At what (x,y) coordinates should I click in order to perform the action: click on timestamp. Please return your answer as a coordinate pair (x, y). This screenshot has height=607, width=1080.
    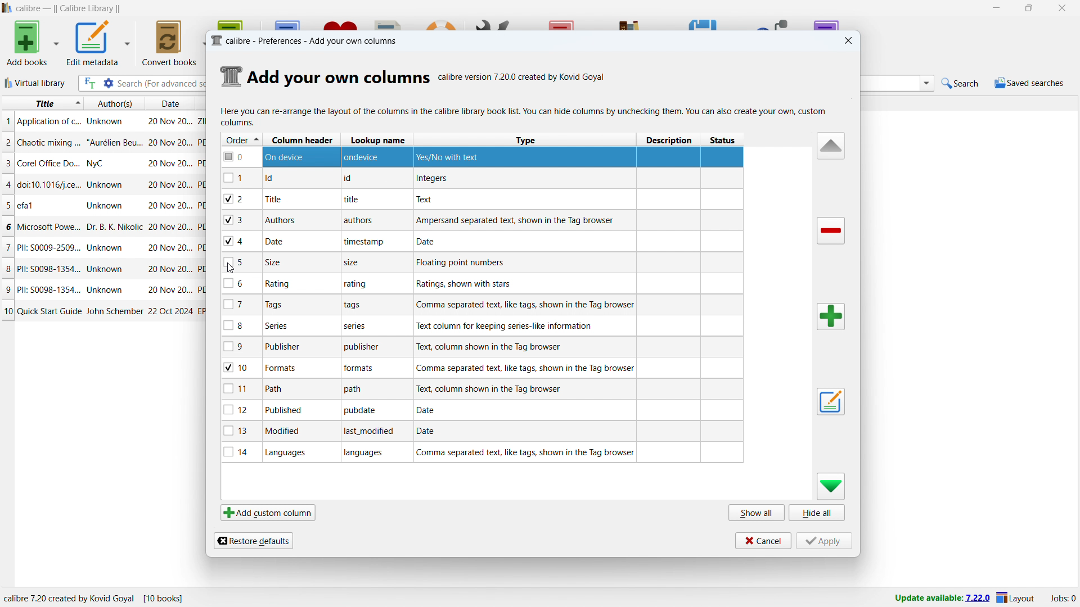
    Looking at the image, I should click on (364, 241).